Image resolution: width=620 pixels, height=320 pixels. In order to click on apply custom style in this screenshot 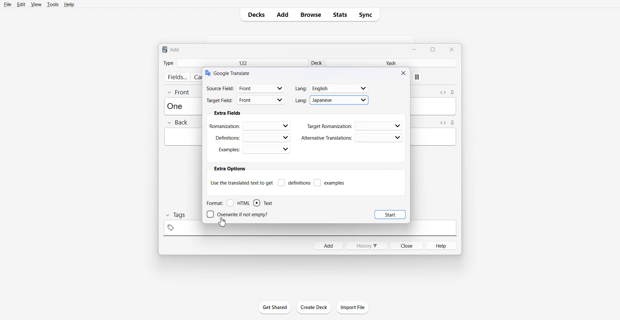, I will do `click(417, 78)`.